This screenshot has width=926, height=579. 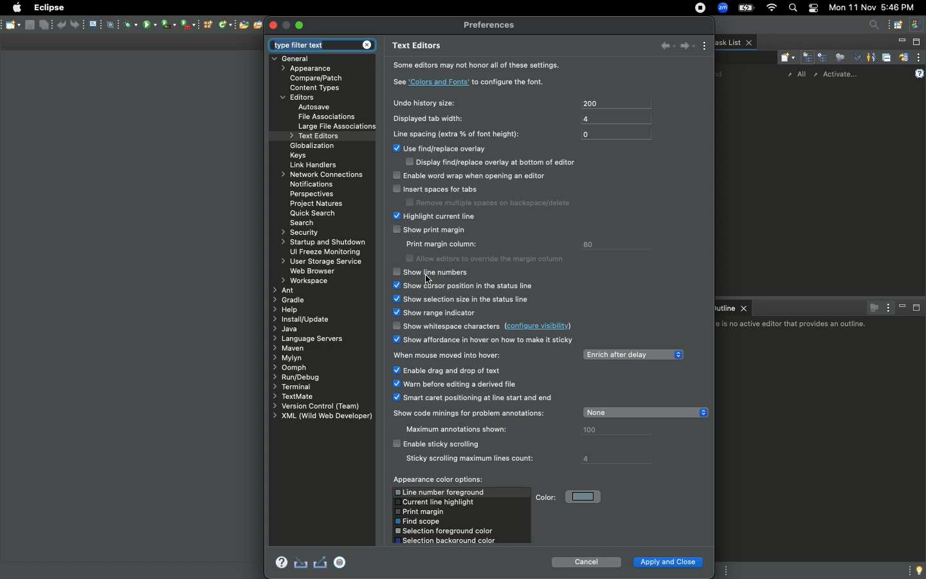 What do you see at coordinates (320, 562) in the screenshot?
I see `Export` at bounding box center [320, 562].